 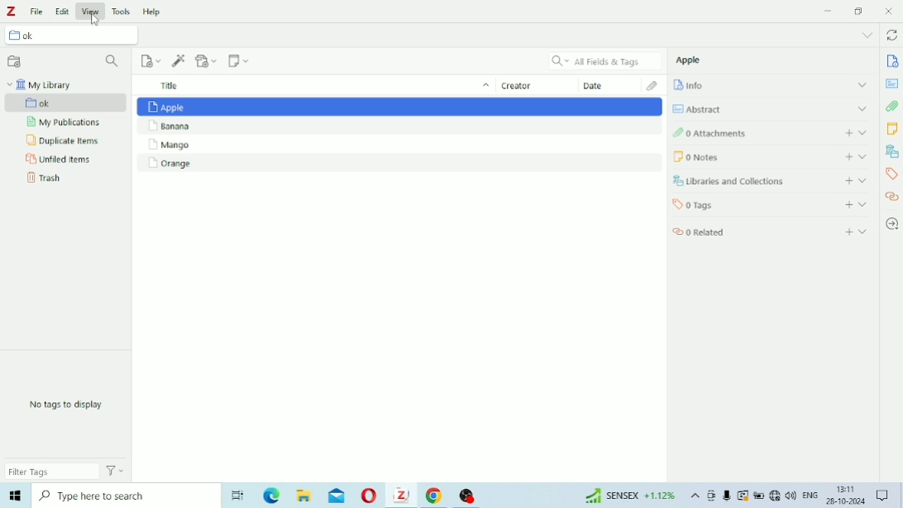 What do you see at coordinates (865, 156) in the screenshot?
I see `expand` at bounding box center [865, 156].